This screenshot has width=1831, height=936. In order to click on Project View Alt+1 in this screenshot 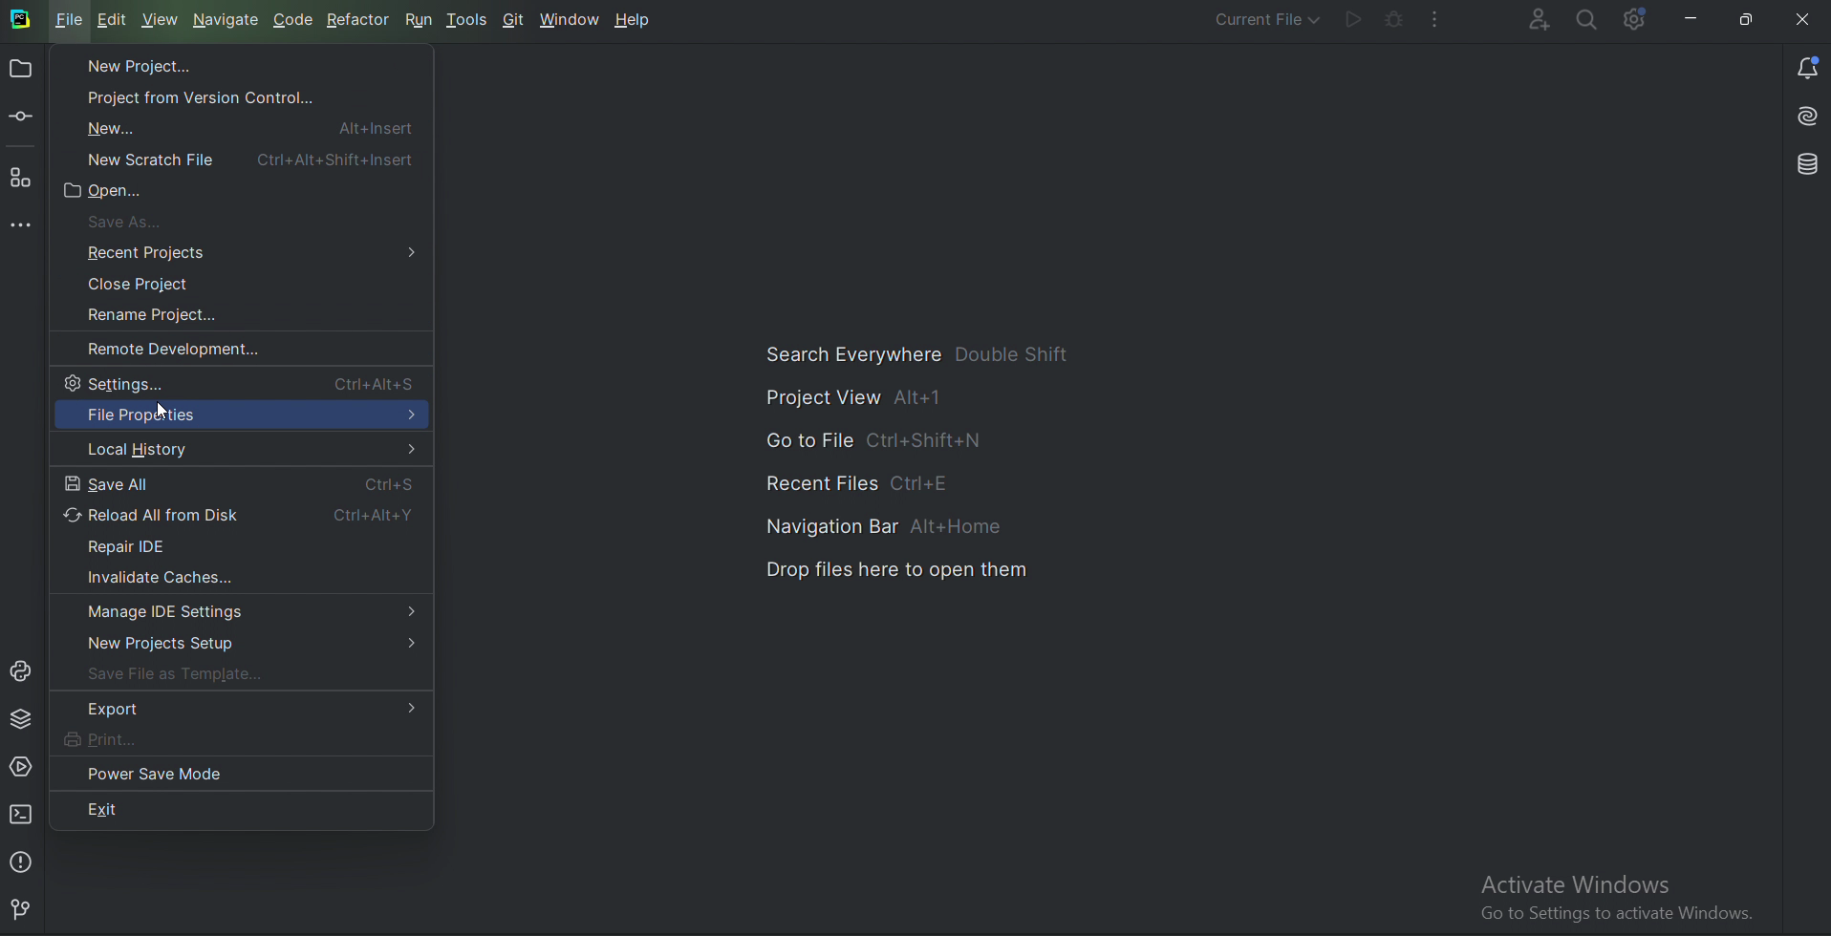, I will do `click(864, 399)`.